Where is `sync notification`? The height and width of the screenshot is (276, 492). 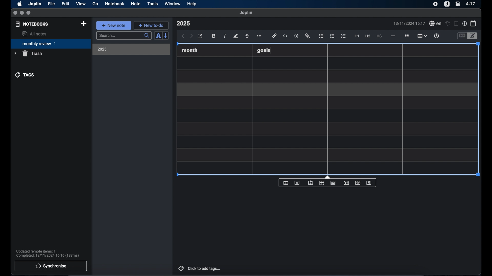
sync notification is located at coordinates (48, 254).